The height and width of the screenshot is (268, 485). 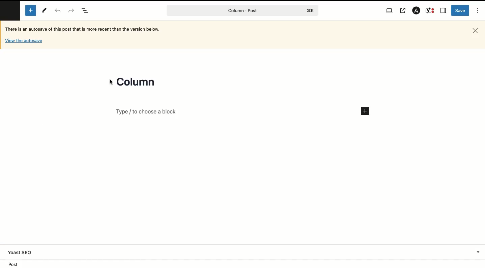 What do you see at coordinates (478, 10) in the screenshot?
I see `Options` at bounding box center [478, 10].